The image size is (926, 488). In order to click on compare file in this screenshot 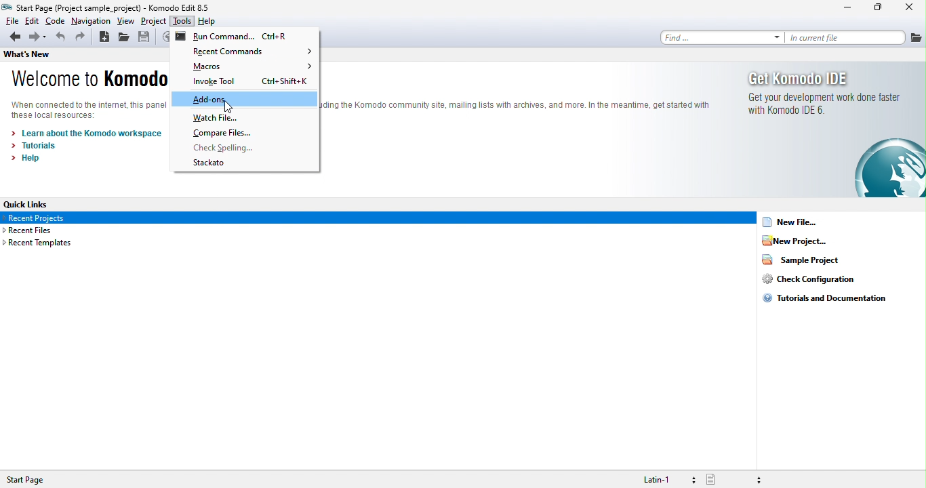, I will do `click(225, 133)`.